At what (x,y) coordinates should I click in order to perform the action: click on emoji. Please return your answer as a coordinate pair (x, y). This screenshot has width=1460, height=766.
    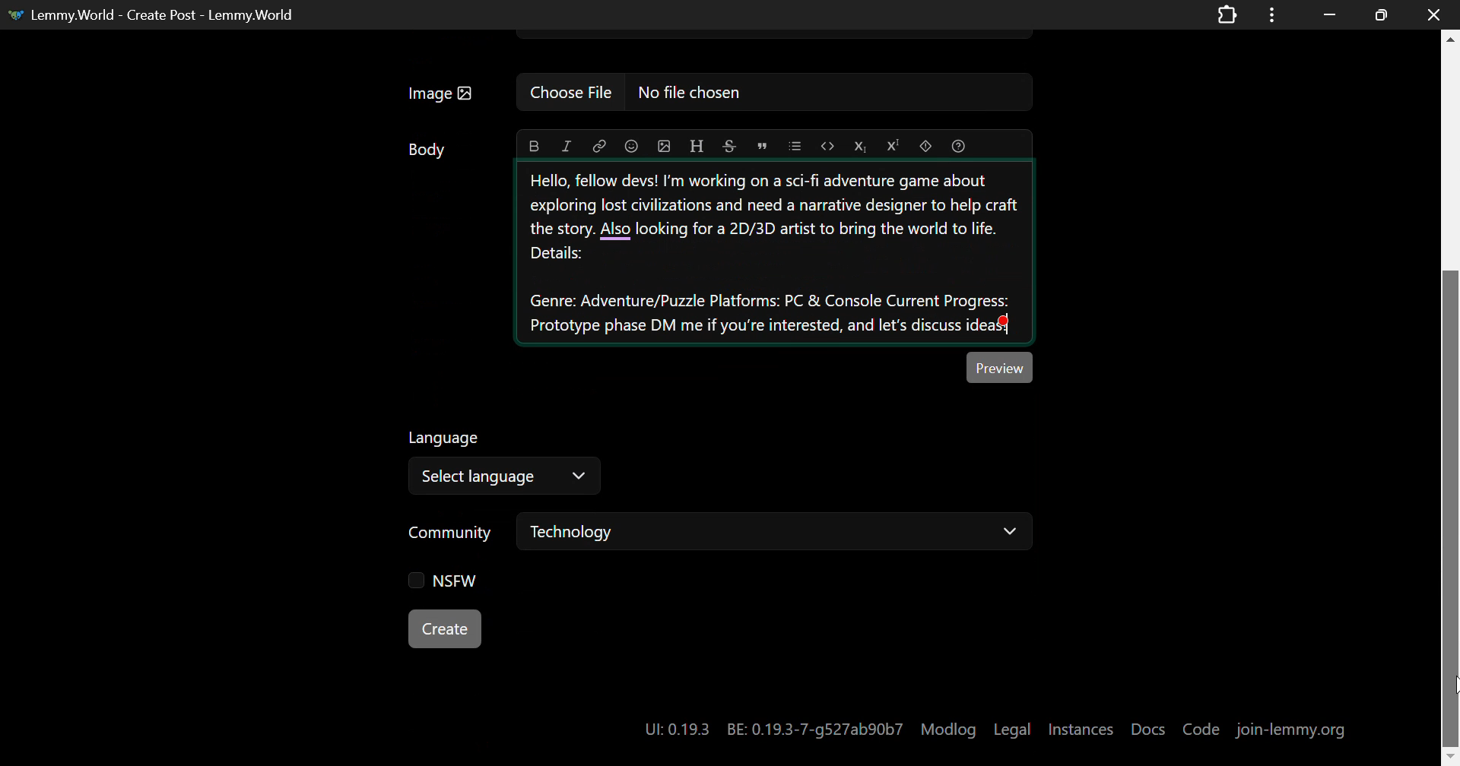
    Looking at the image, I should click on (631, 144).